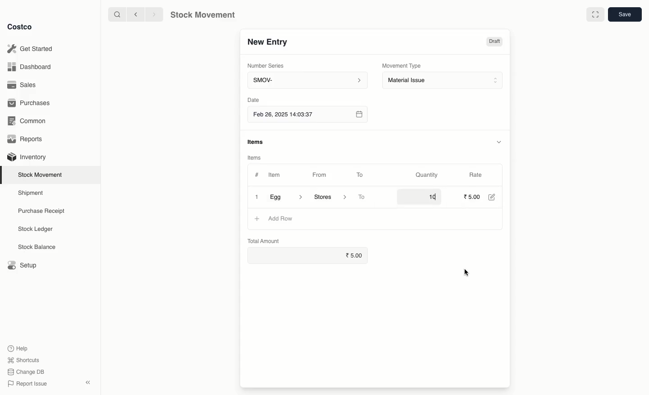 This screenshot has height=395, width=649. I want to click on Add row, so click(280, 219).